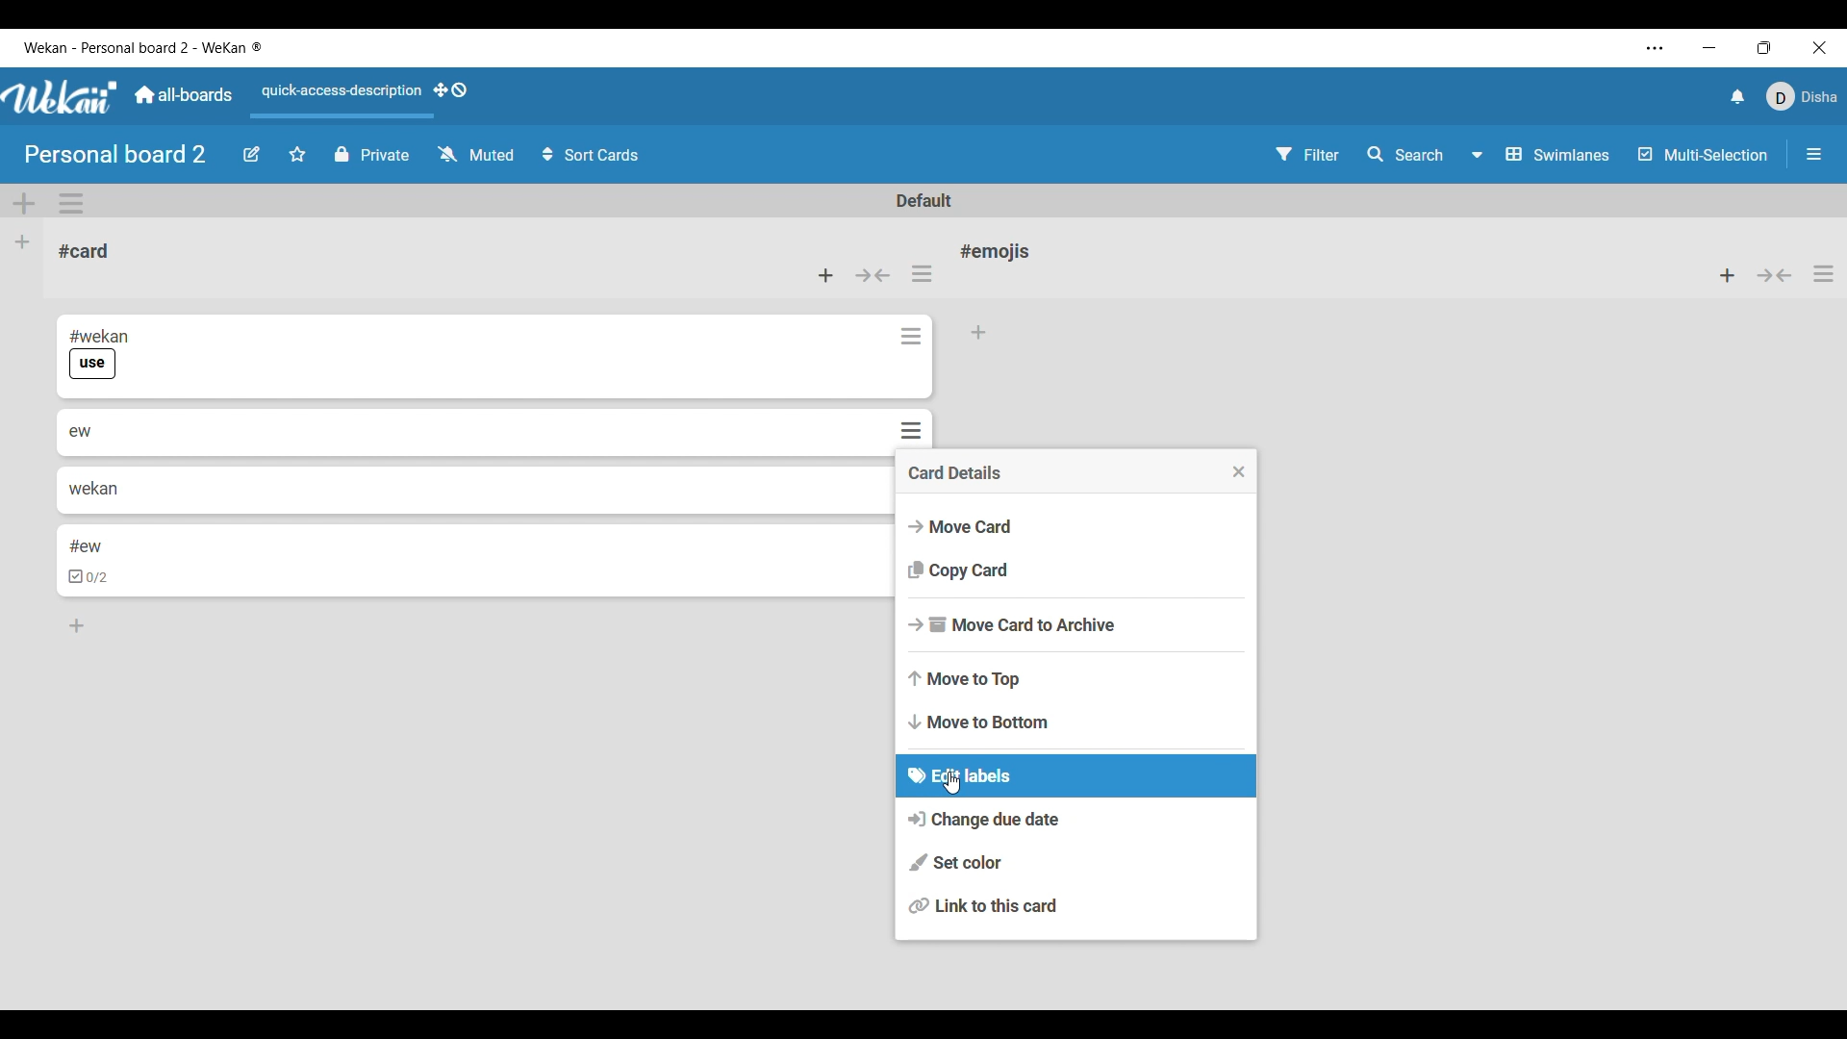  What do you see at coordinates (76, 624) in the screenshot?
I see `Add card to bottom of list` at bounding box center [76, 624].